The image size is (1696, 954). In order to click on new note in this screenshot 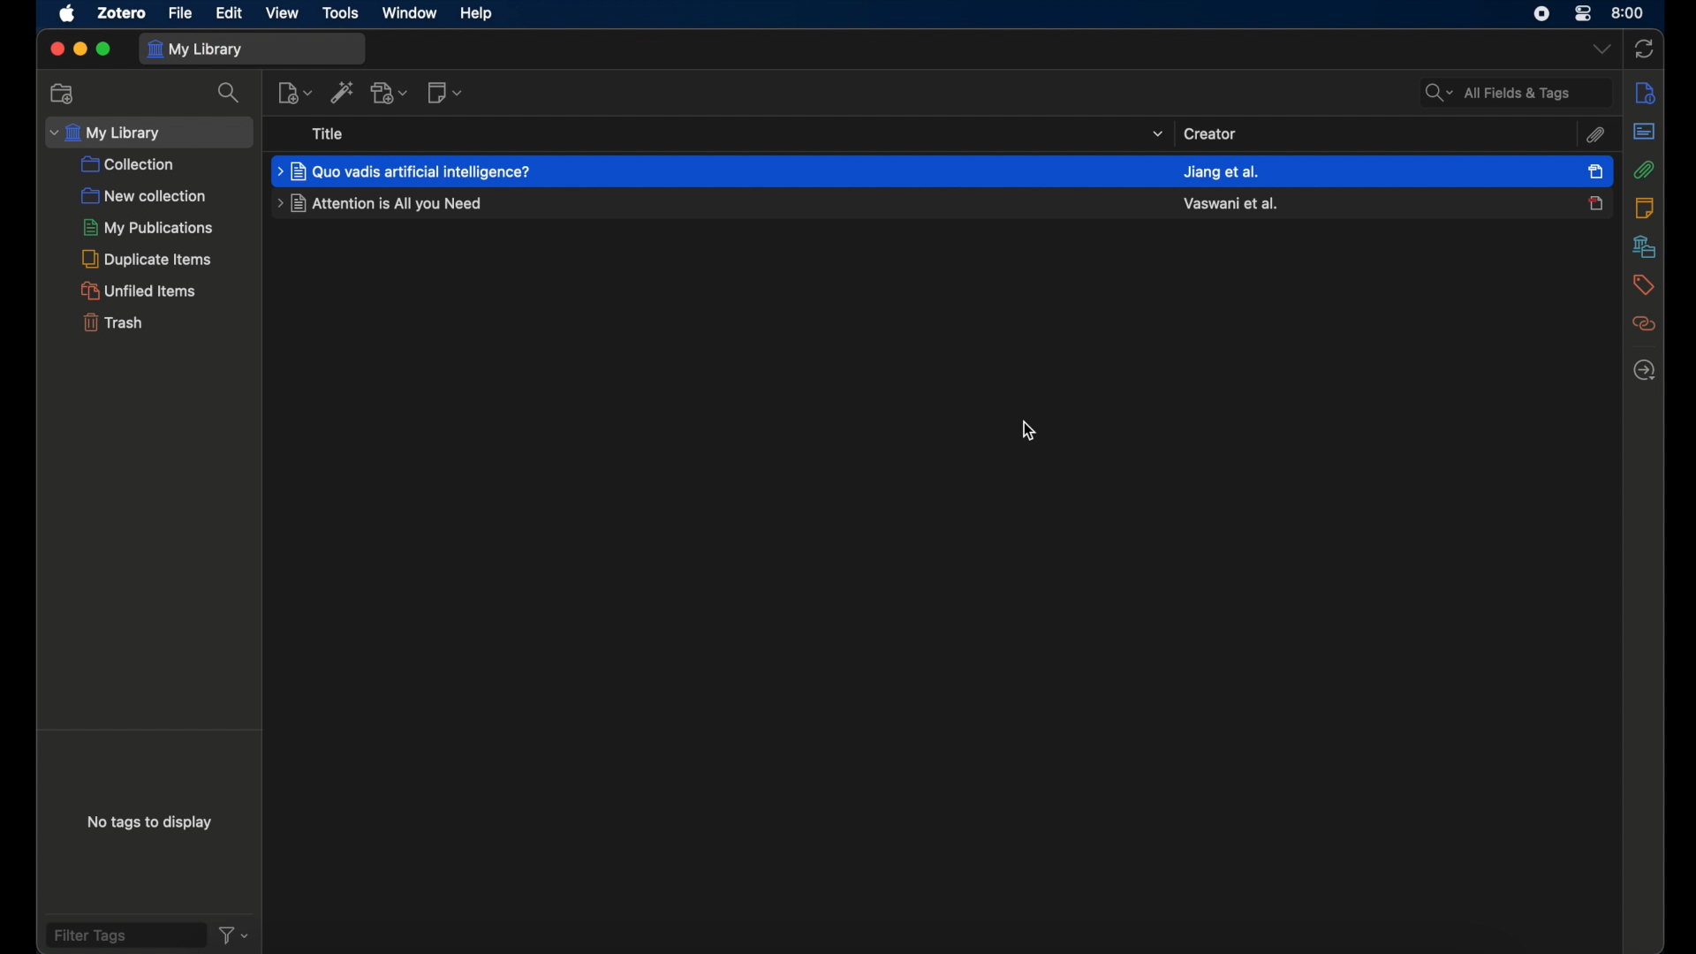, I will do `click(444, 93)`.